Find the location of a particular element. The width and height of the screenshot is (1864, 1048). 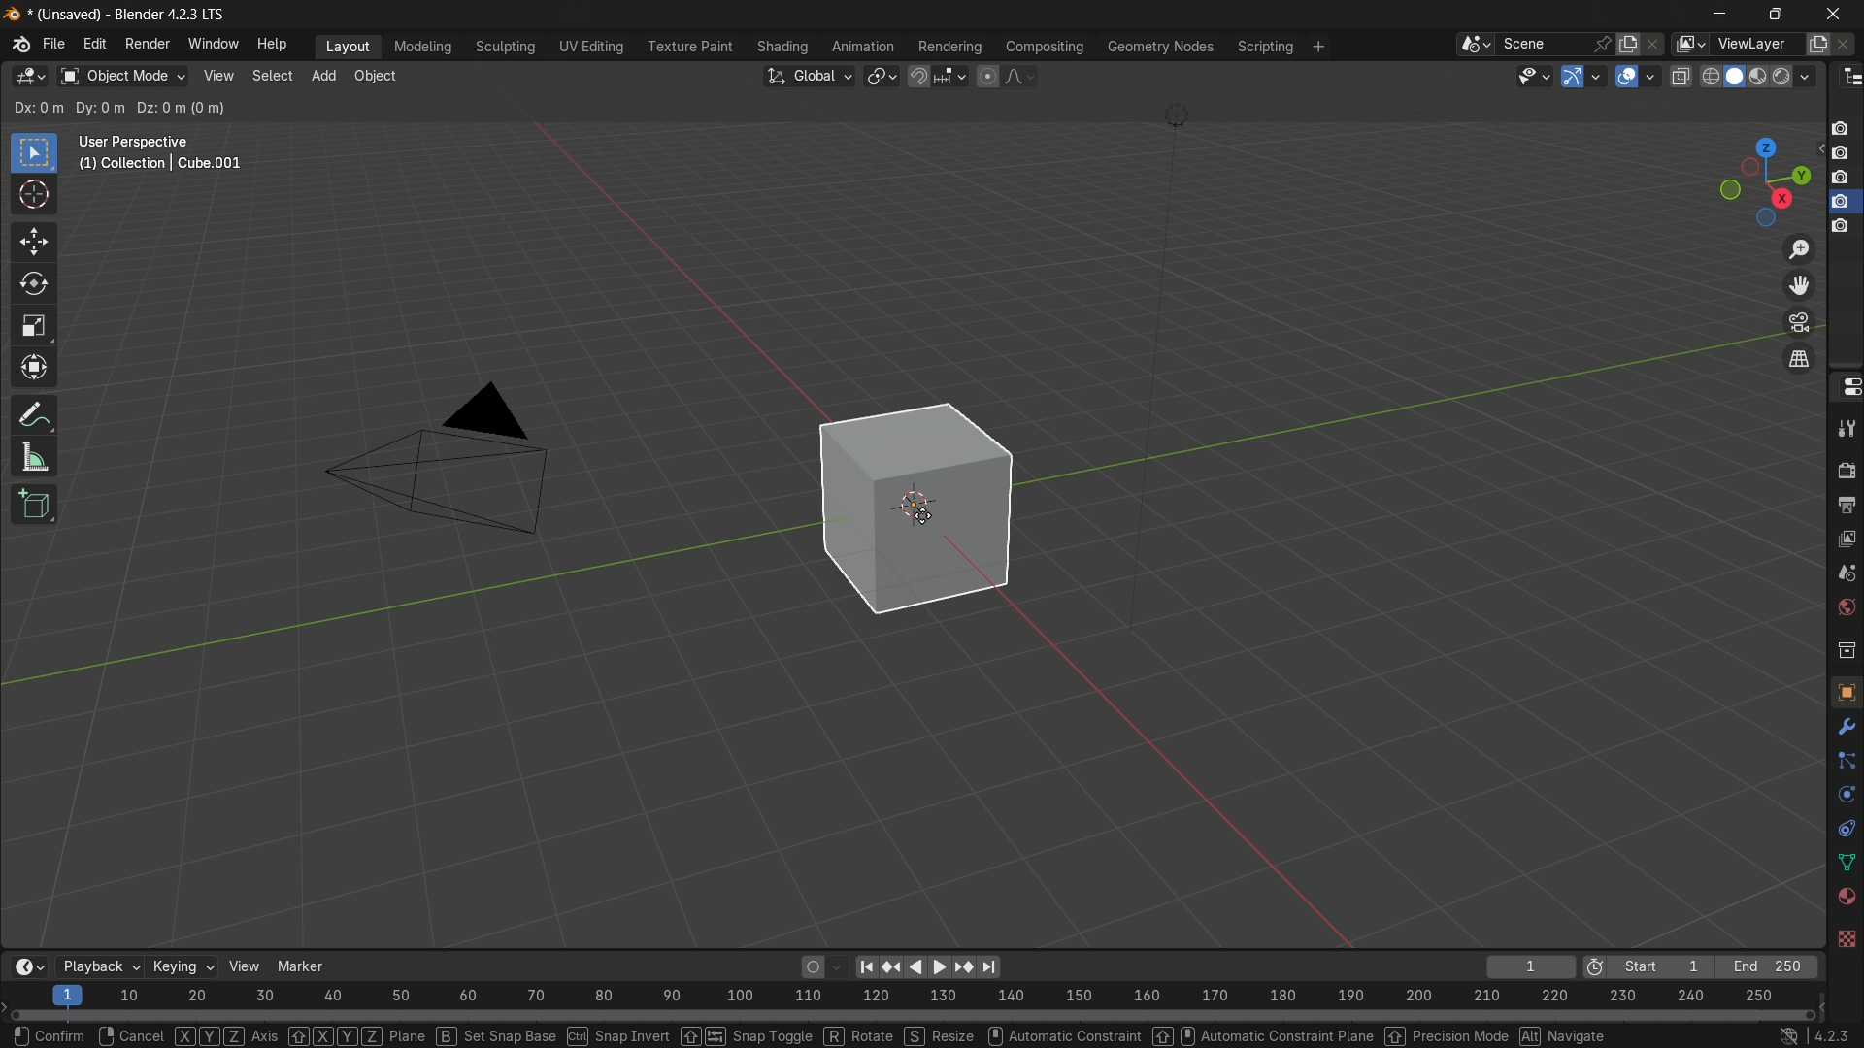

view layer name is located at coordinates (1759, 44).